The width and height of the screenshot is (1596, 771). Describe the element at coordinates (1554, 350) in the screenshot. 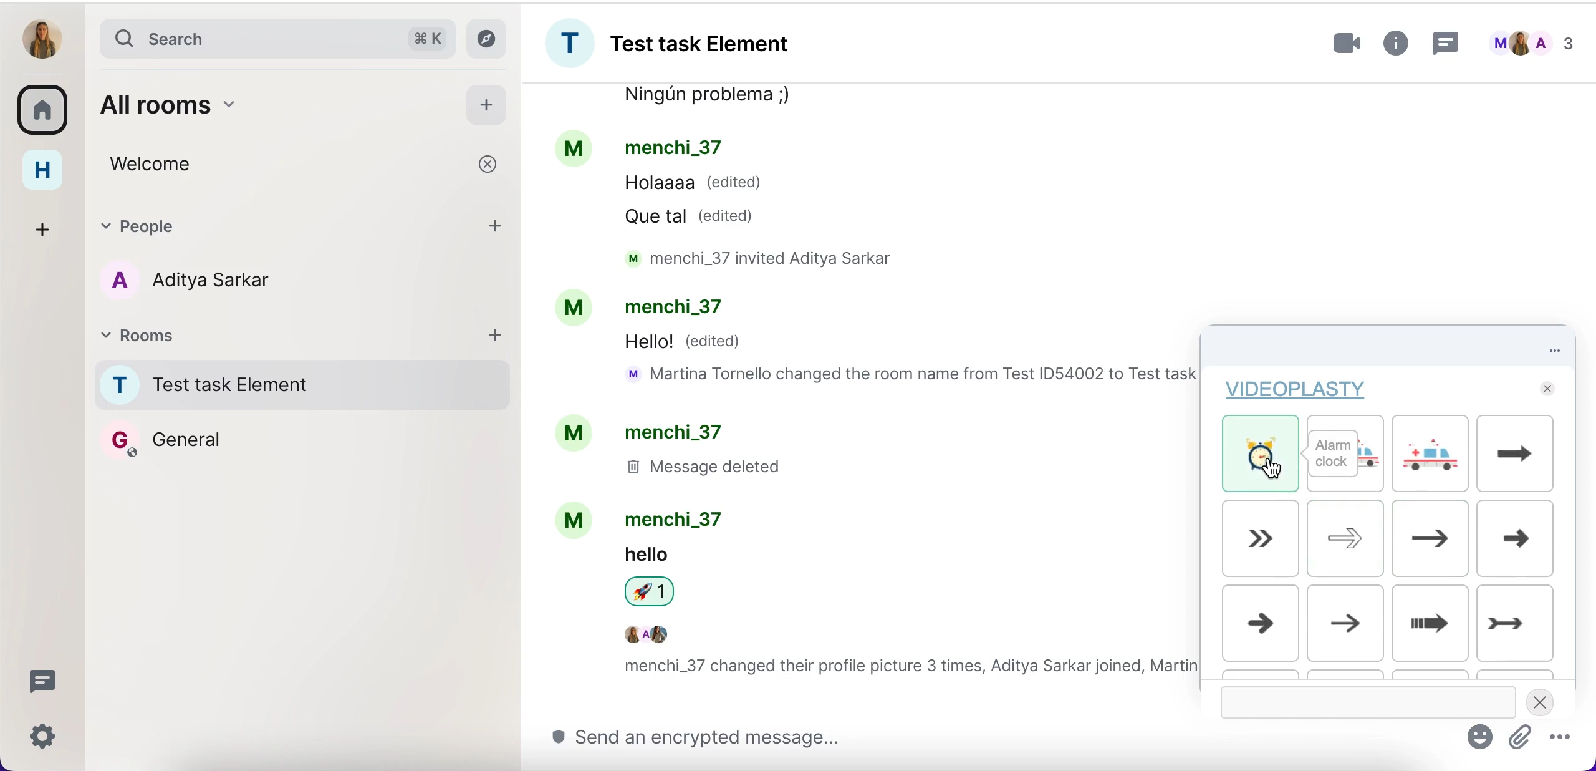

I see `options` at that location.